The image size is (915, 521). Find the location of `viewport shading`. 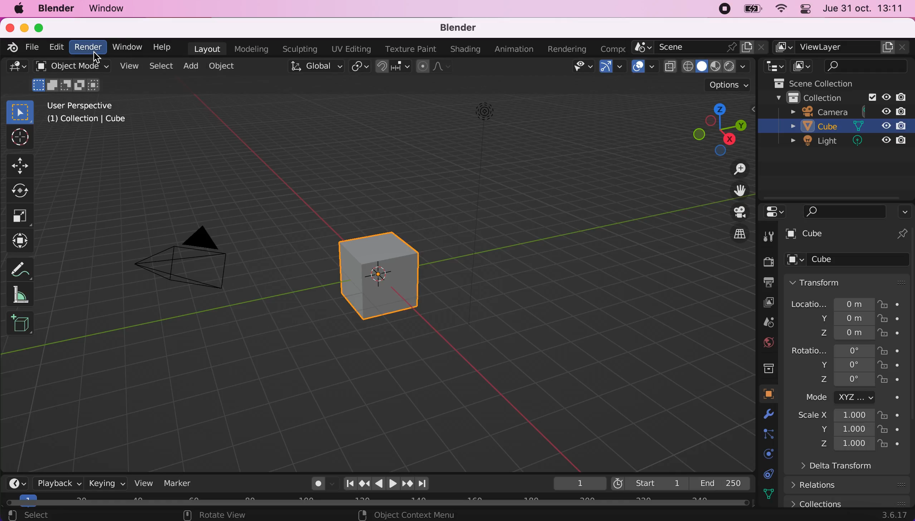

viewport shading is located at coordinates (707, 67).